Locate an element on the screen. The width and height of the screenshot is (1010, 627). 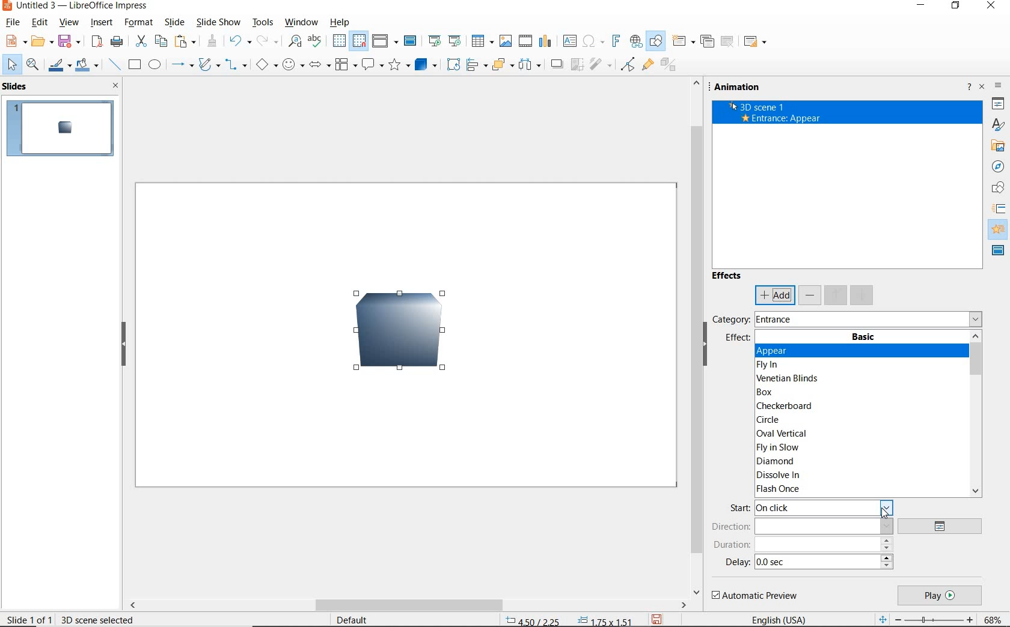
CIRCLE is located at coordinates (770, 419).